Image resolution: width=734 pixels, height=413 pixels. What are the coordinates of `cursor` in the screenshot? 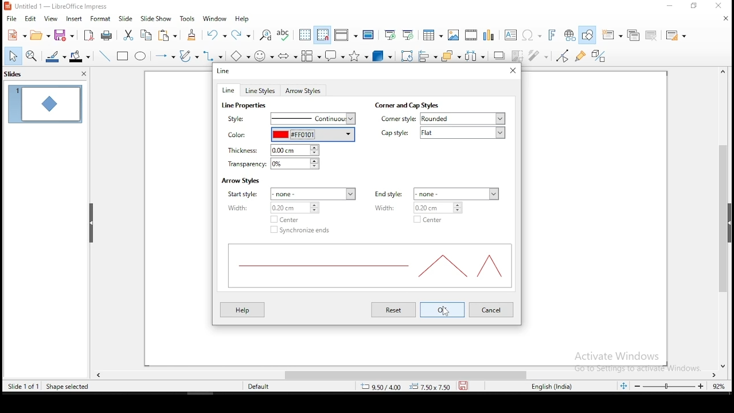 It's located at (444, 314).